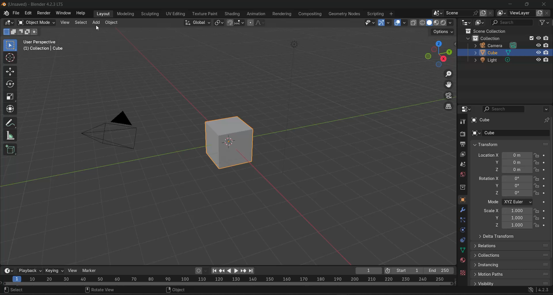 The image size is (553, 295). What do you see at coordinates (13, 32) in the screenshot?
I see `mode: extend existing selection` at bounding box center [13, 32].